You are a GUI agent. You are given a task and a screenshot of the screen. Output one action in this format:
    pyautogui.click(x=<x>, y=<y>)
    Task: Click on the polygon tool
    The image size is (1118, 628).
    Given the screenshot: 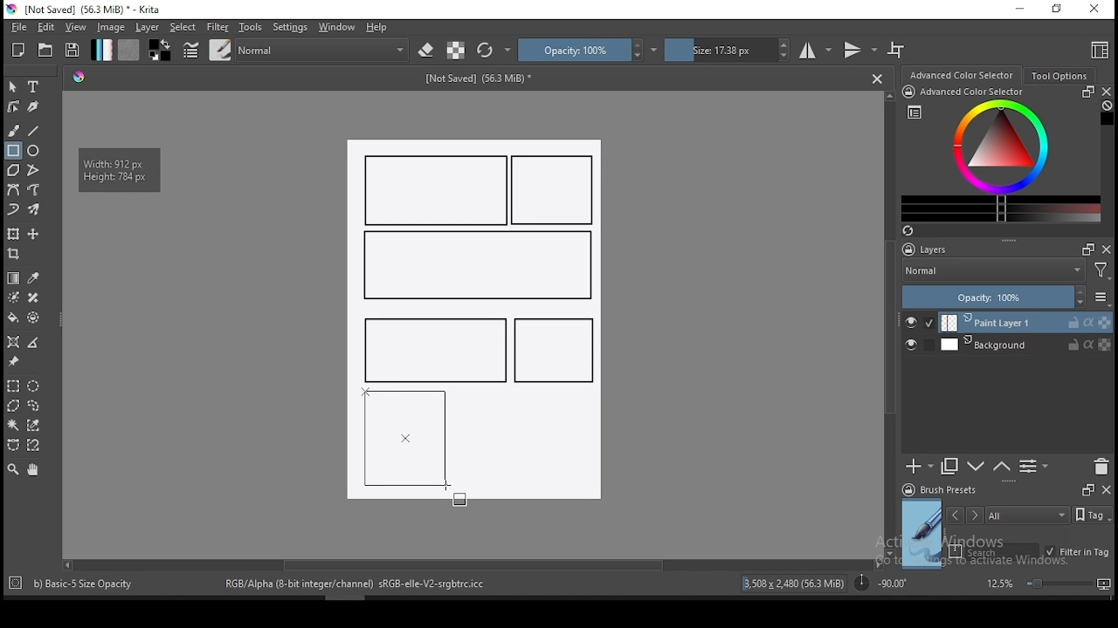 What is the action you would take?
    pyautogui.click(x=12, y=170)
    